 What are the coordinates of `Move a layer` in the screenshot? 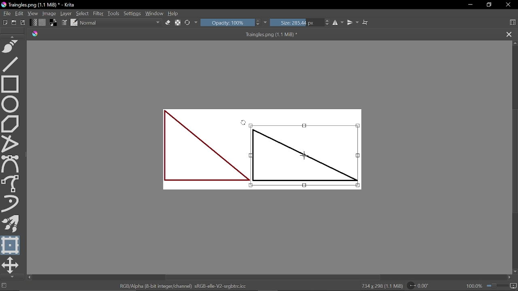 It's located at (11, 265).